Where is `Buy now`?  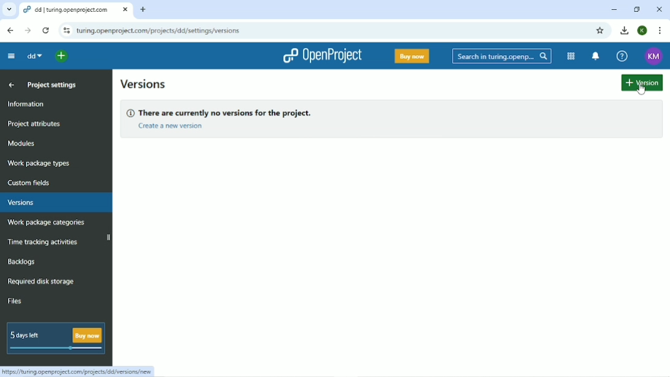 Buy now is located at coordinates (413, 56).